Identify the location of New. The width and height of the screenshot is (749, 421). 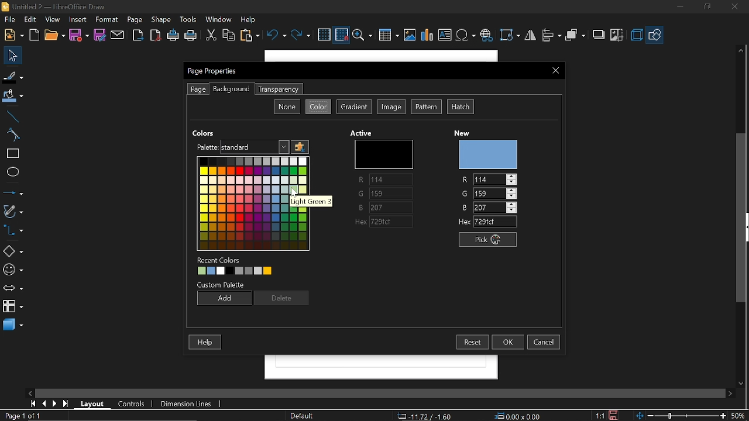
(466, 131).